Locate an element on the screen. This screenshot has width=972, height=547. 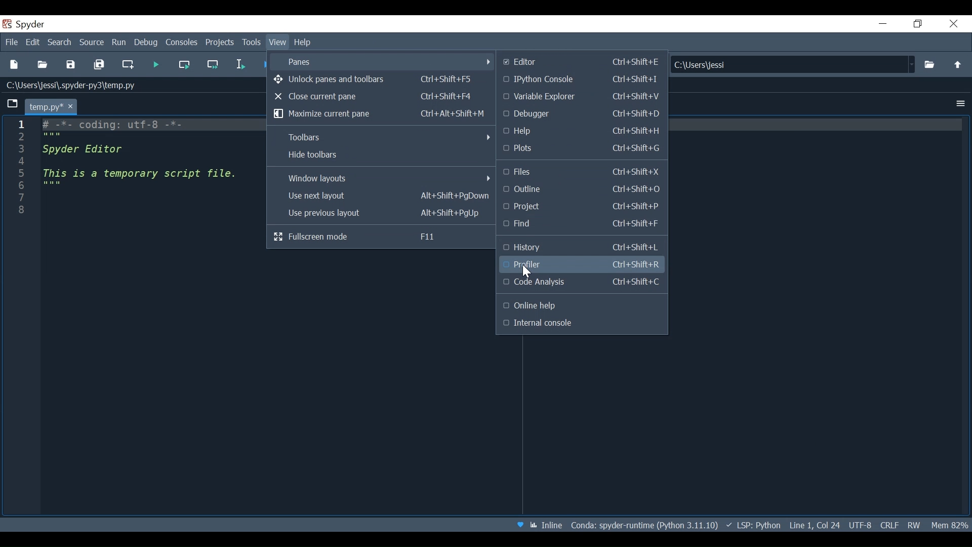
Toolbar is located at coordinates (382, 137).